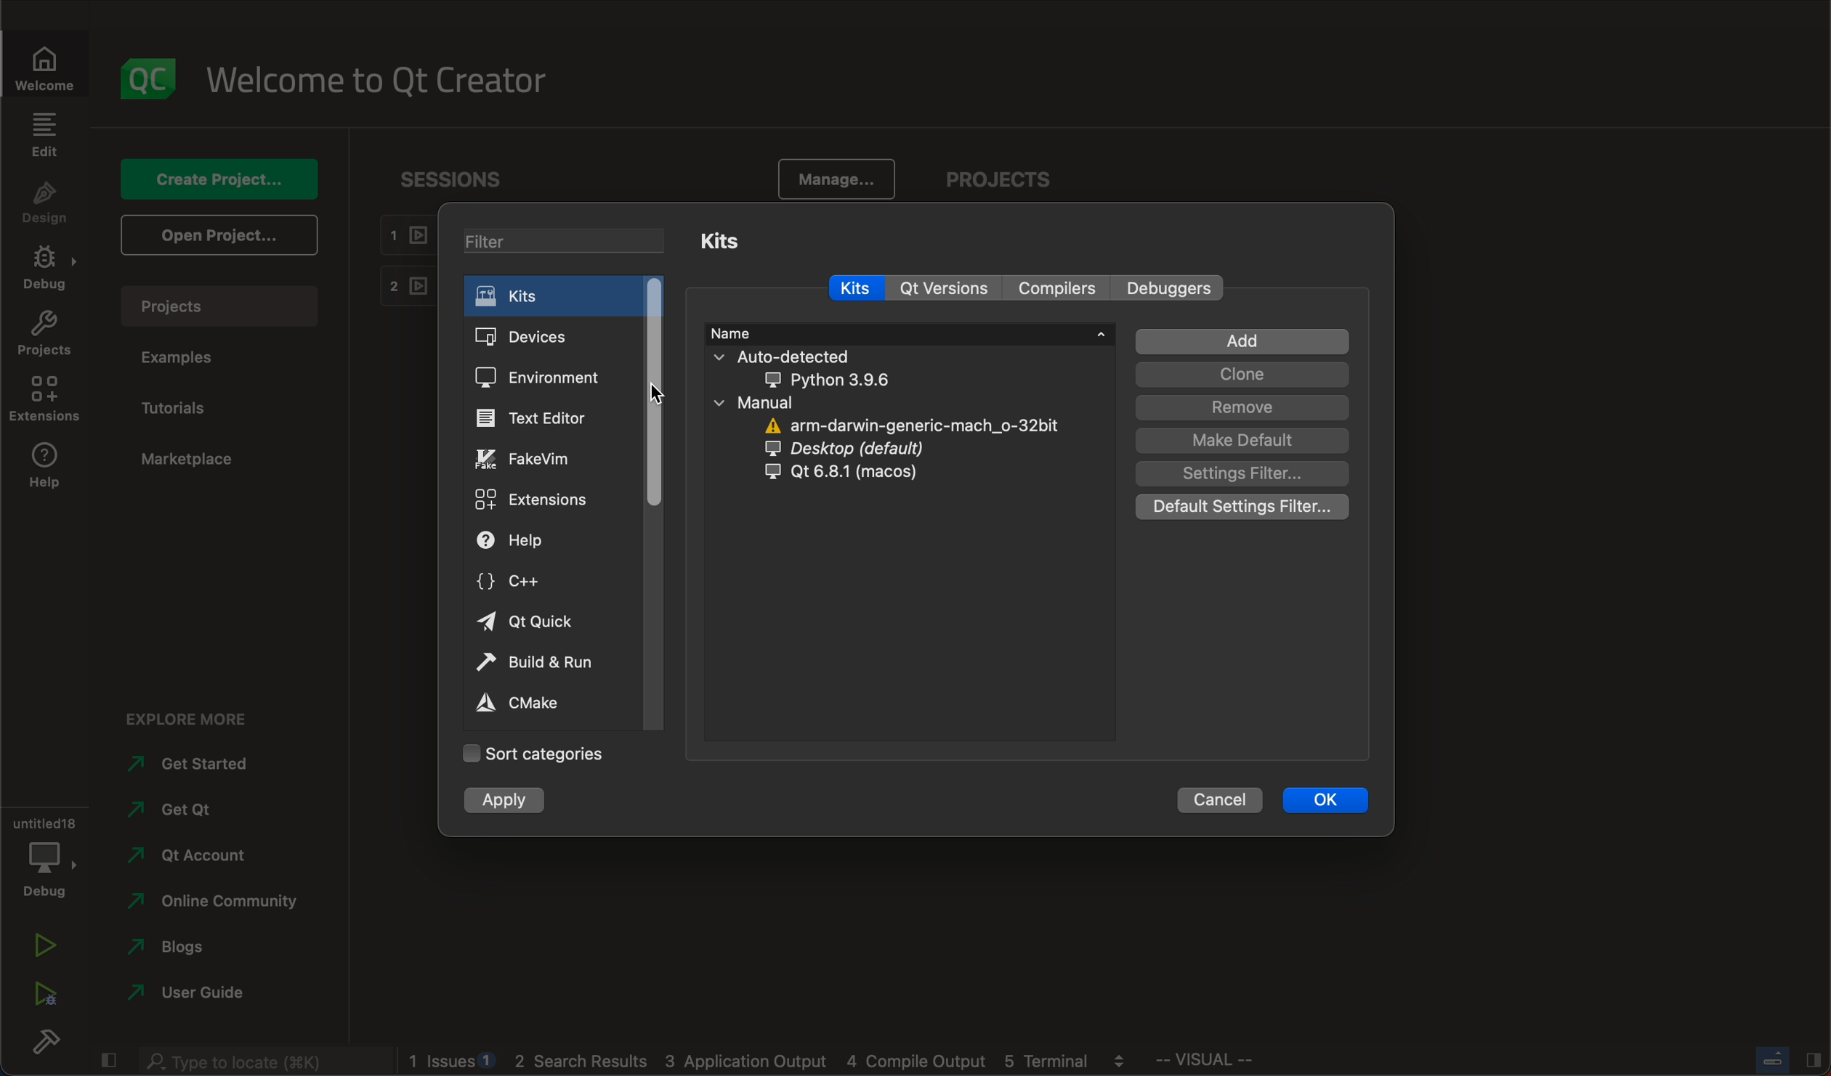  What do you see at coordinates (950, 288) in the screenshot?
I see `qt versions` at bounding box center [950, 288].